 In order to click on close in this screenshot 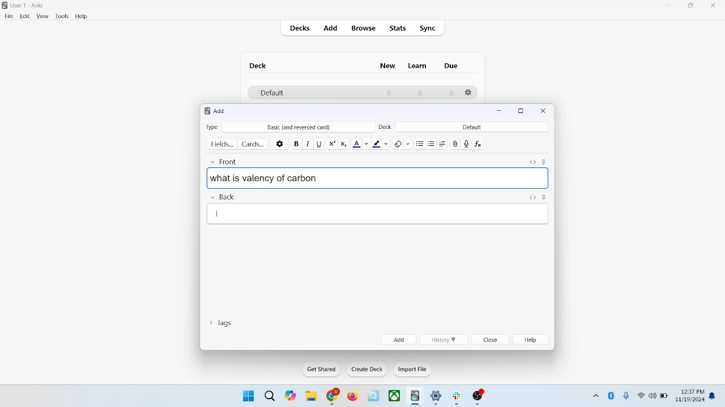, I will do `click(491, 340)`.